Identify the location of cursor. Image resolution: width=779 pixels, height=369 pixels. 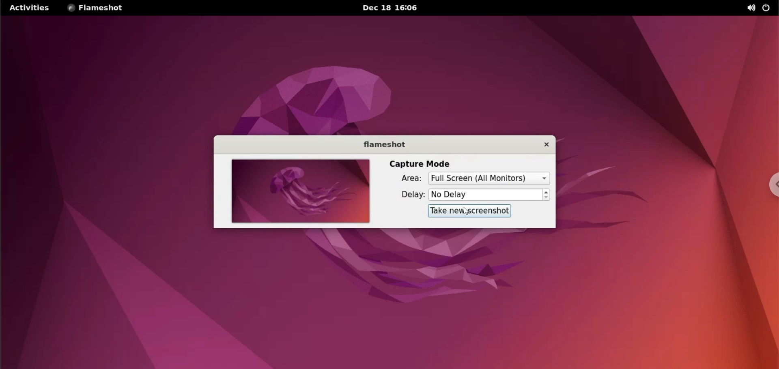
(469, 211).